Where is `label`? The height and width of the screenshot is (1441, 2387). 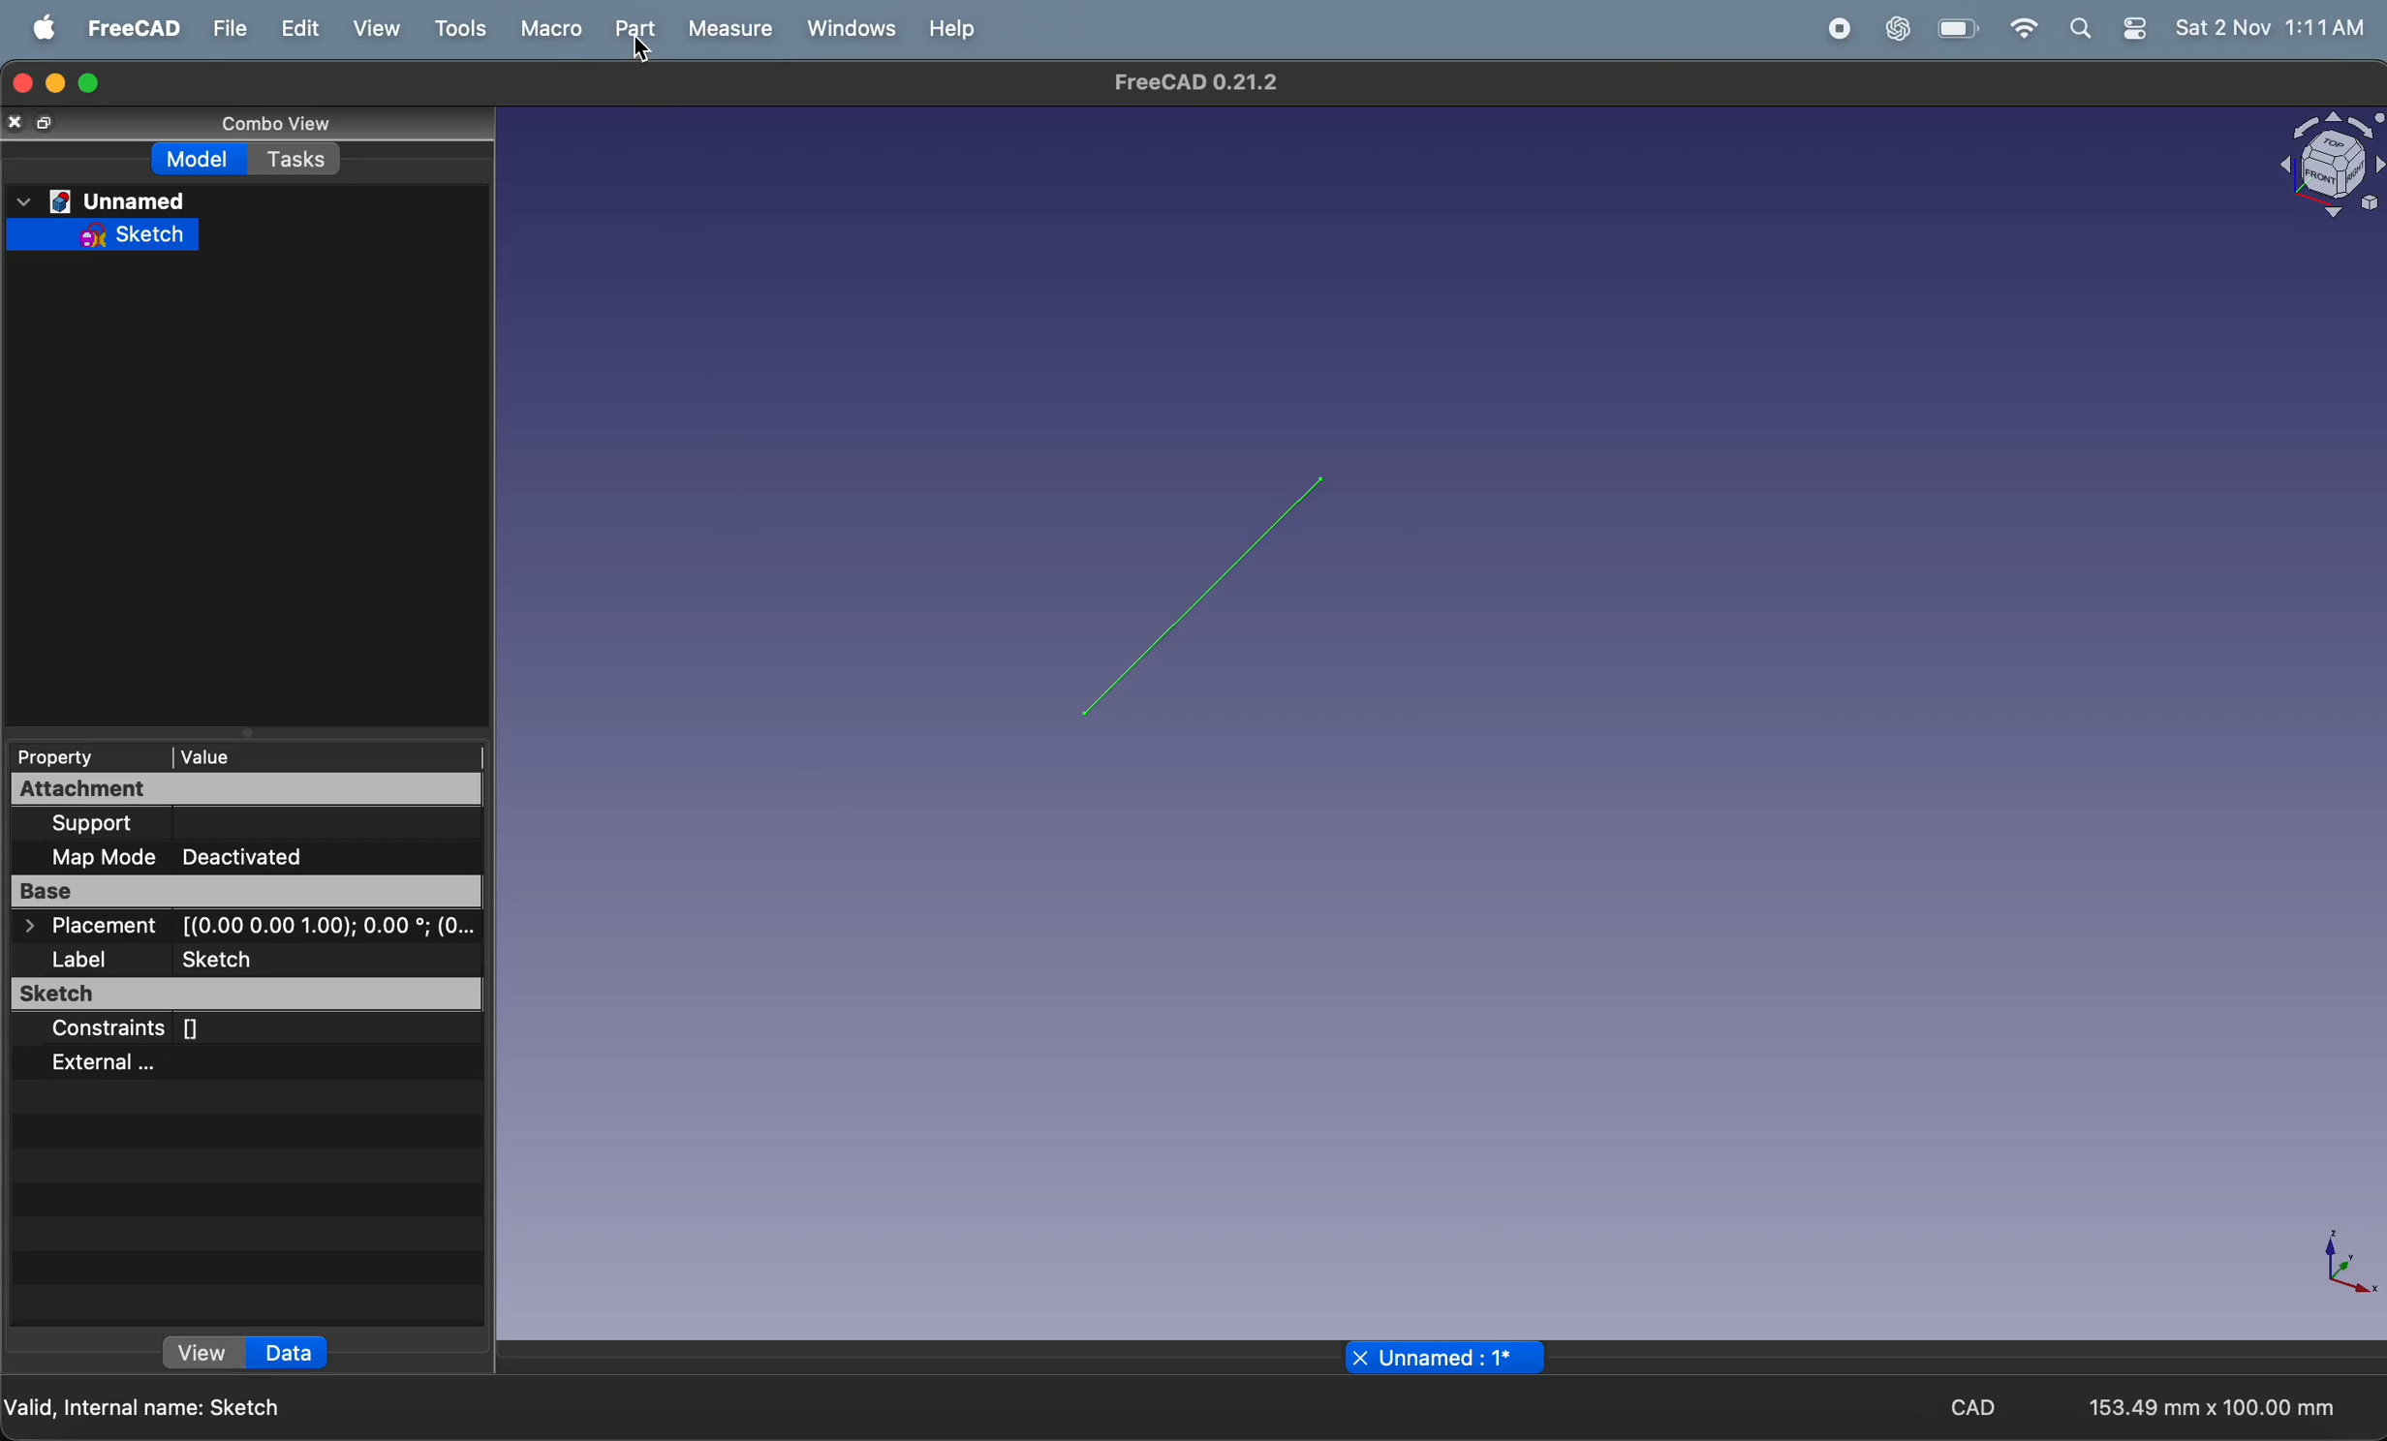
label is located at coordinates (78, 959).